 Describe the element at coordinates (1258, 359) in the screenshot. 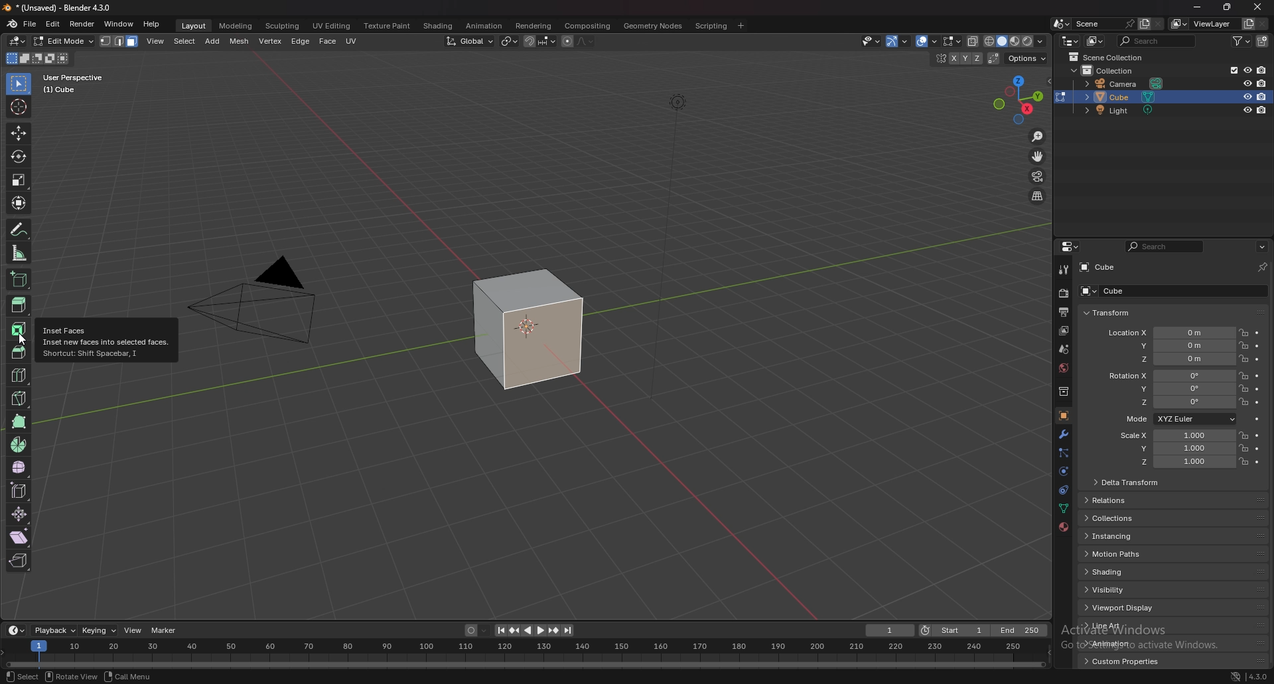

I see `animate property` at that location.